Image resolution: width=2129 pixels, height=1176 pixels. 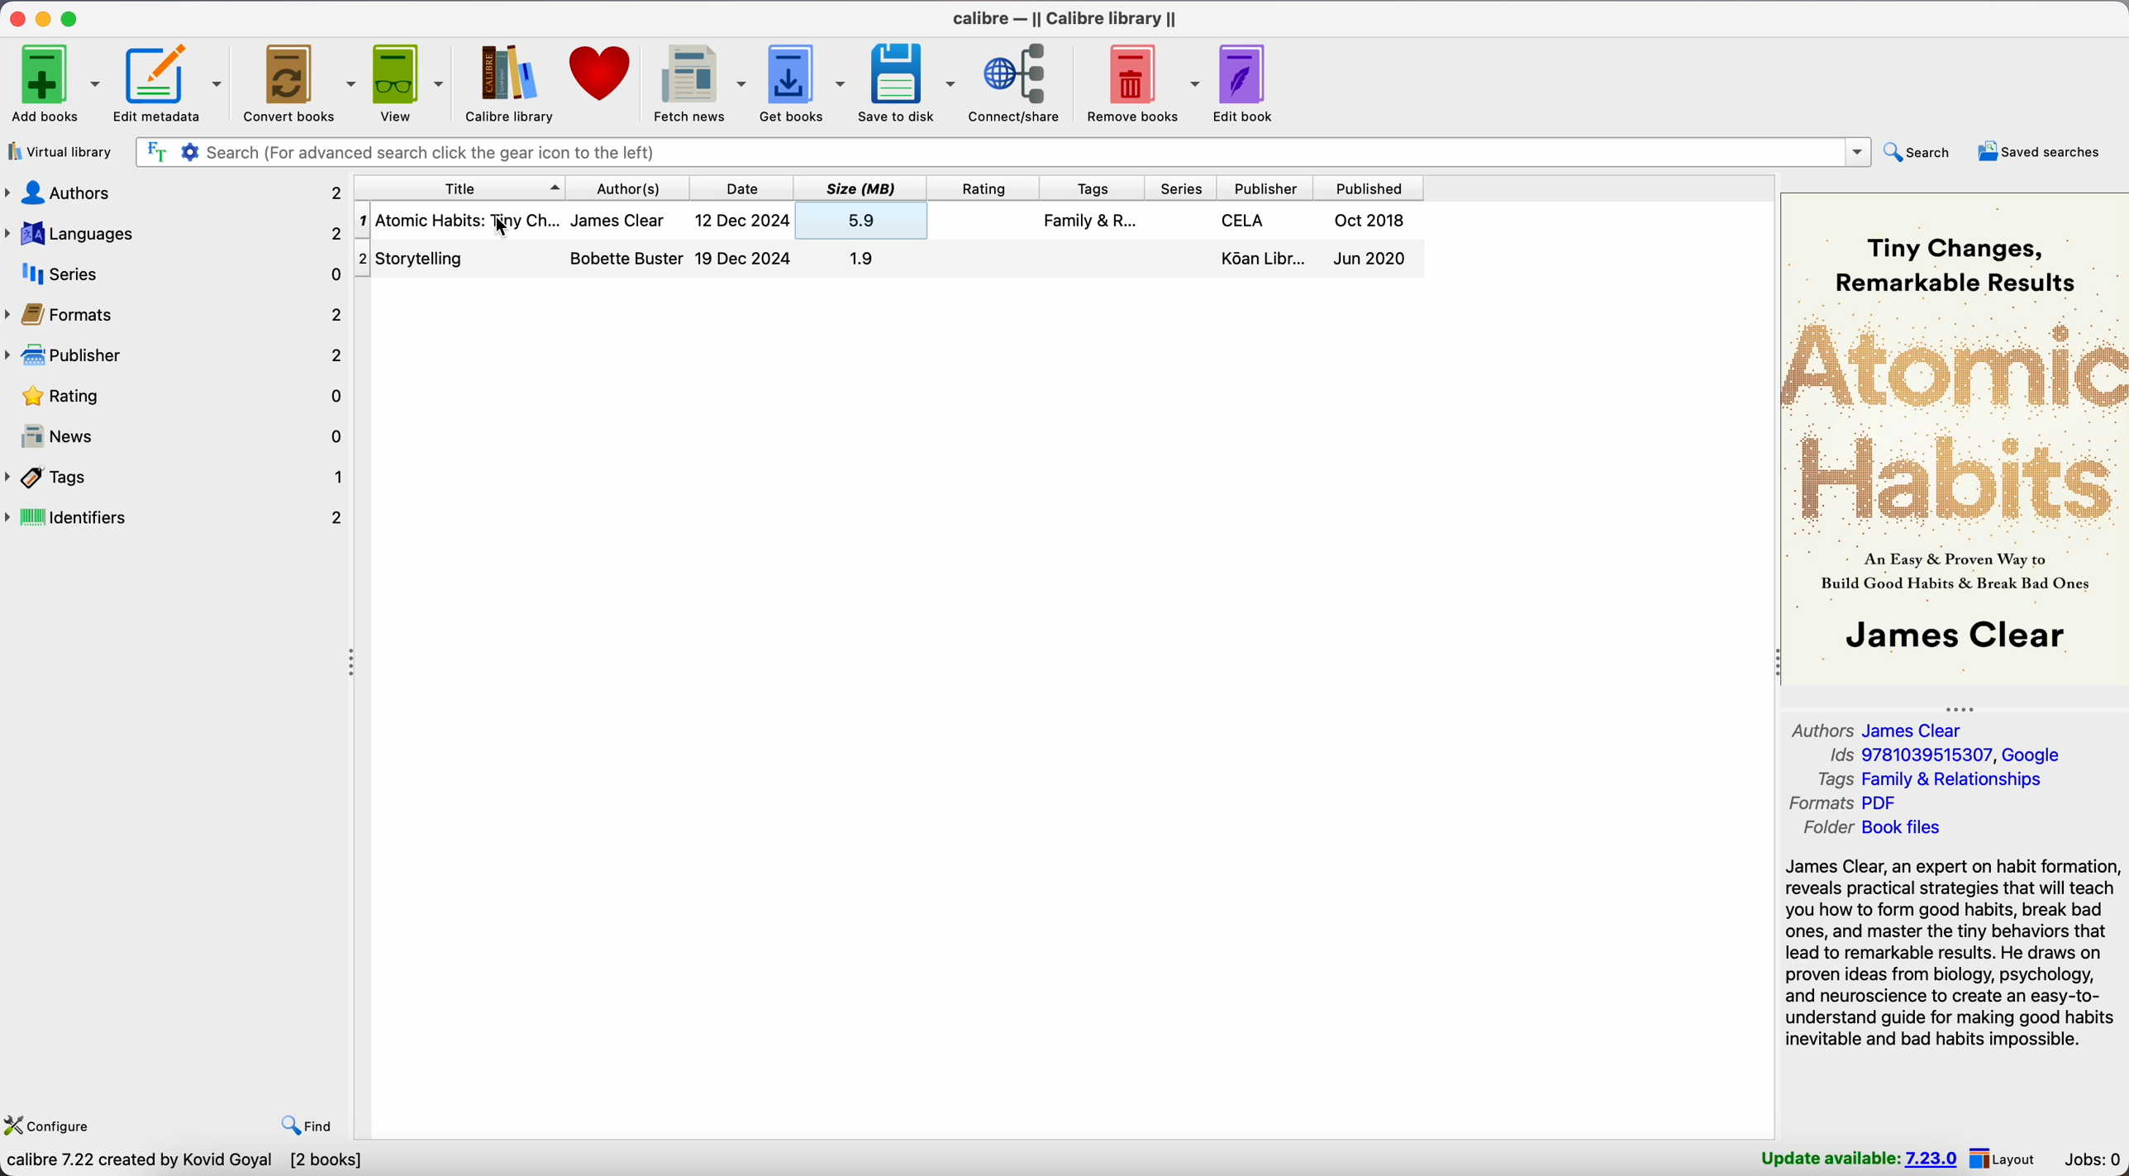 What do you see at coordinates (298, 84) in the screenshot?
I see `convert books` at bounding box center [298, 84].